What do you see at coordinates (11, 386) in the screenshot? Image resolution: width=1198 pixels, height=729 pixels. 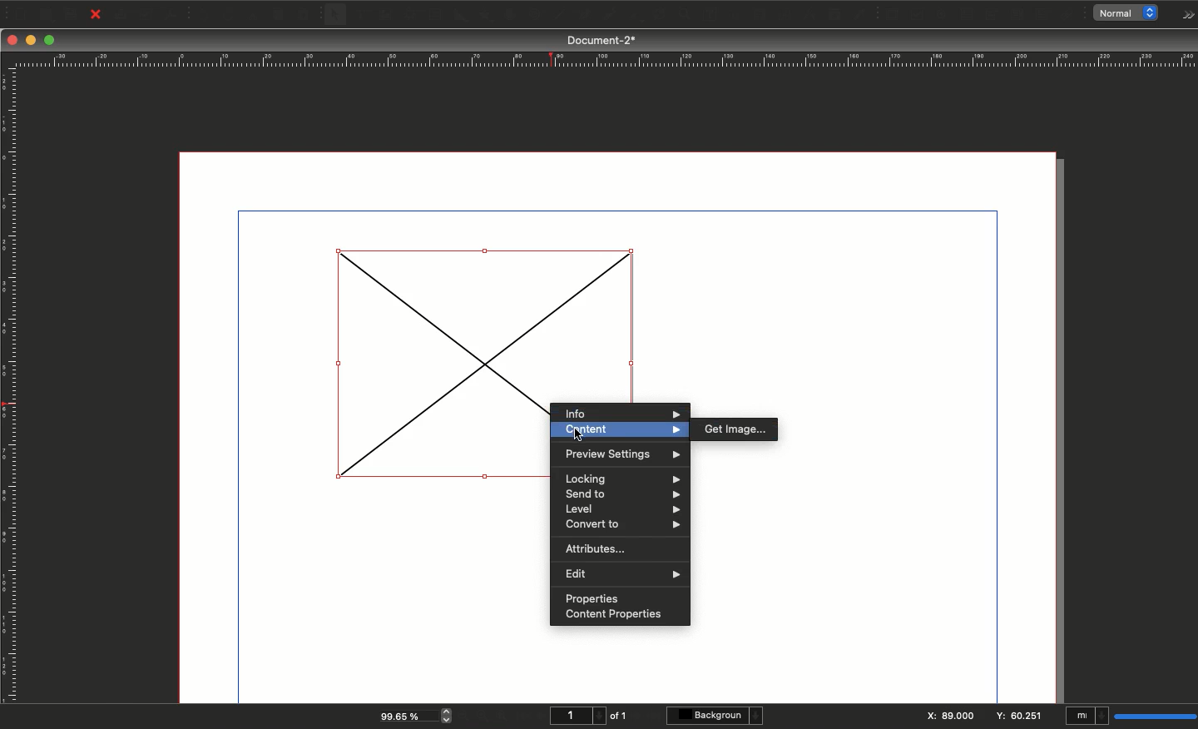 I see `Ruler` at bounding box center [11, 386].